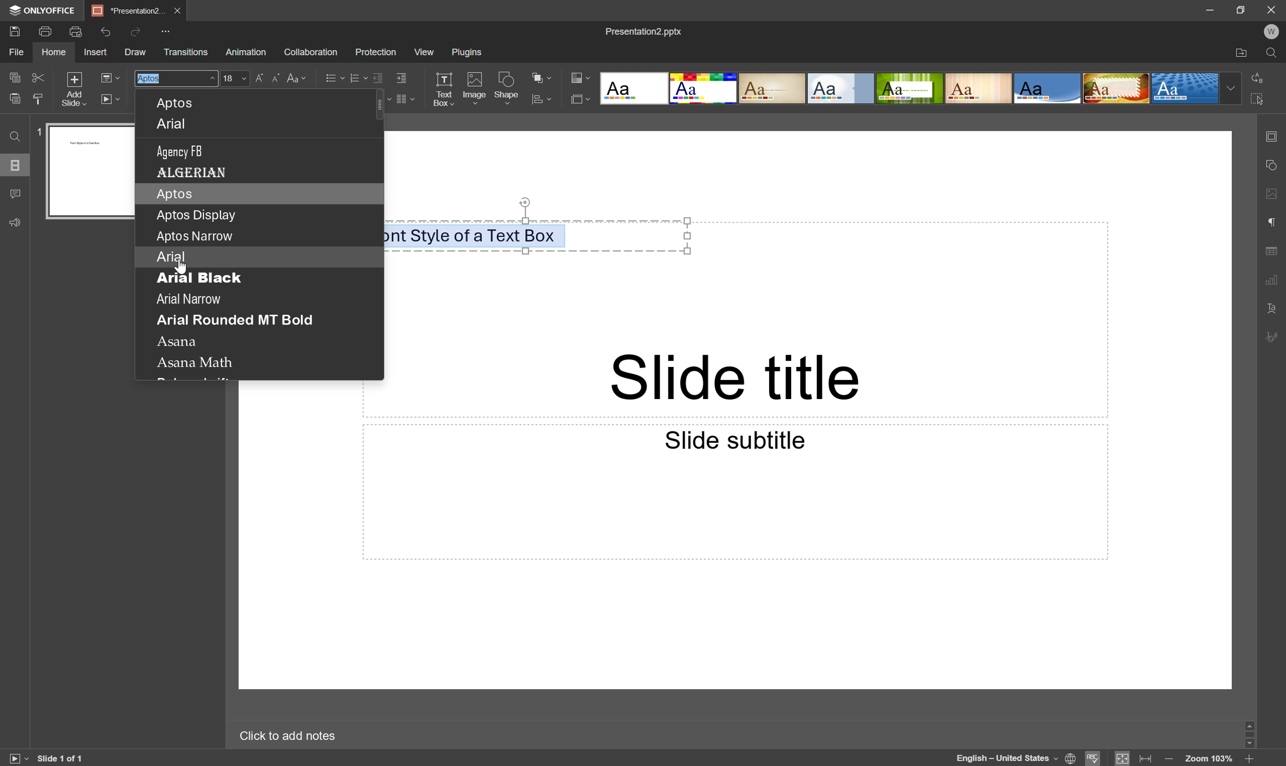 This screenshot has height=766, width=1286. What do you see at coordinates (137, 33) in the screenshot?
I see `Redo` at bounding box center [137, 33].